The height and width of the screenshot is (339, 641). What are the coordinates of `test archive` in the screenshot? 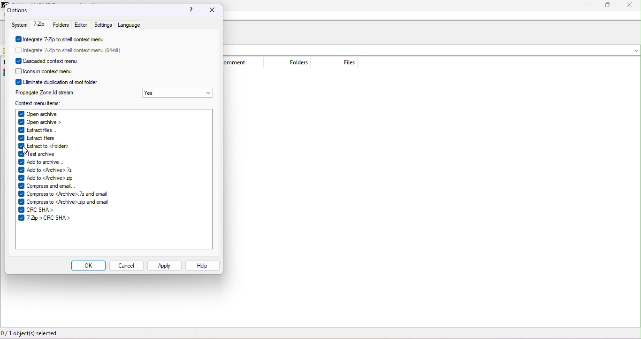 It's located at (38, 154).